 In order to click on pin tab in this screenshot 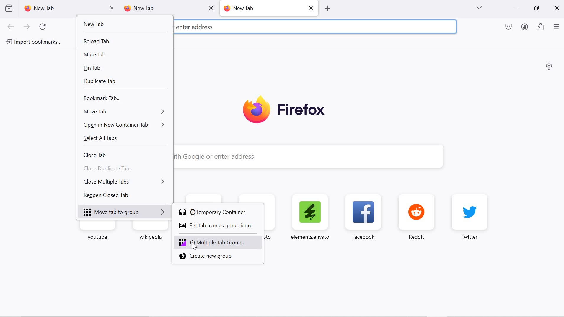, I will do `click(125, 68)`.